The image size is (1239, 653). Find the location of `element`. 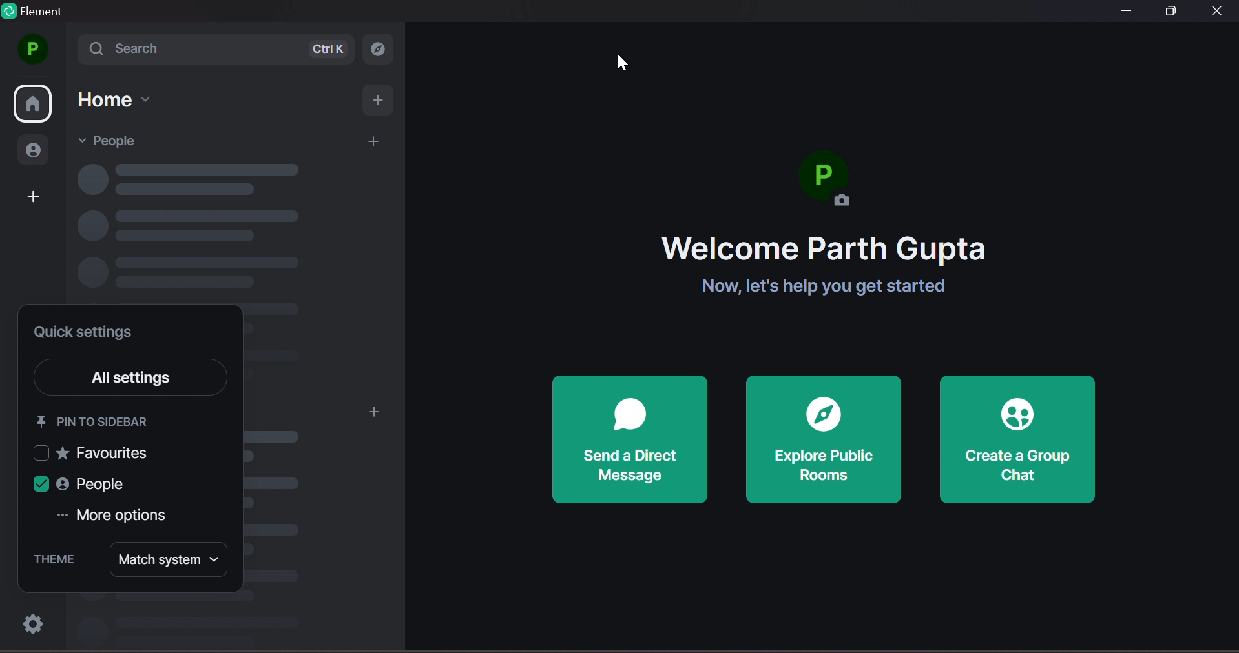

element is located at coordinates (37, 14).